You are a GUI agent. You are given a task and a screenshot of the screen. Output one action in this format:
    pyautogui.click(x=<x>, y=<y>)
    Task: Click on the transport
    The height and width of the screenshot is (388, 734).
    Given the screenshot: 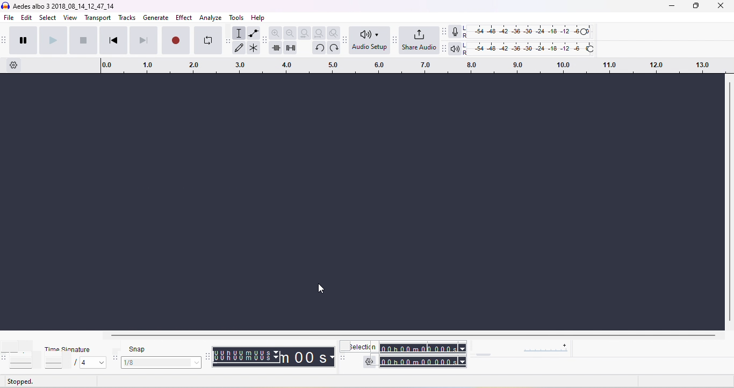 What is the action you would take?
    pyautogui.click(x=98, y=18)
    